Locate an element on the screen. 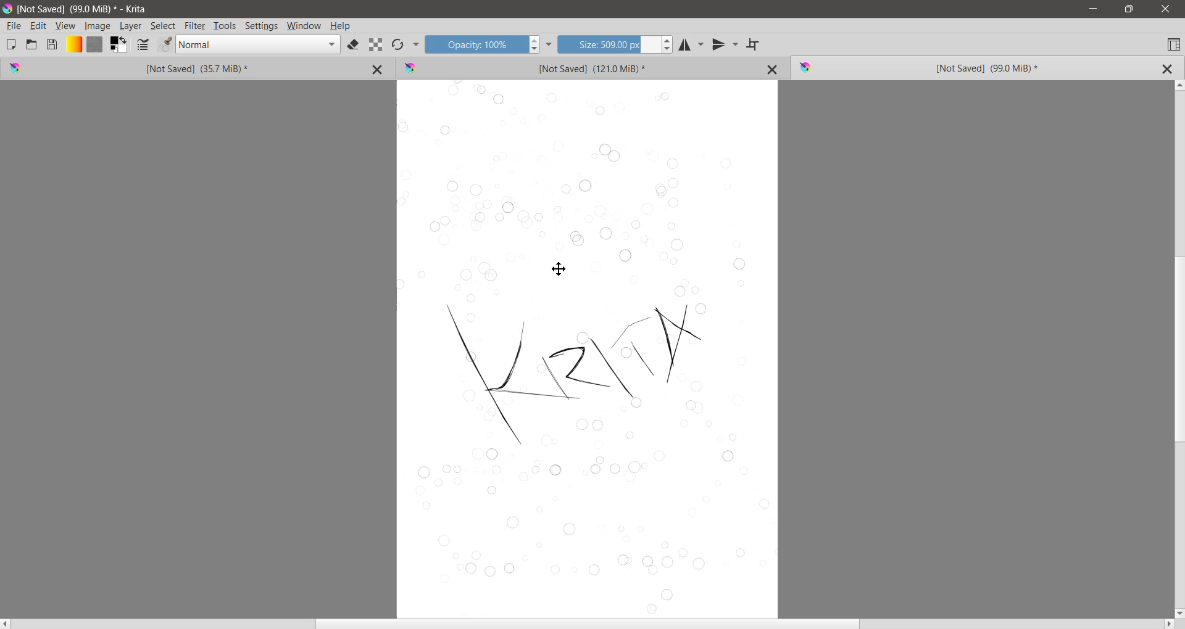 This screenshot has width=1185, height=629. Window is located at coordinates (304, 27).